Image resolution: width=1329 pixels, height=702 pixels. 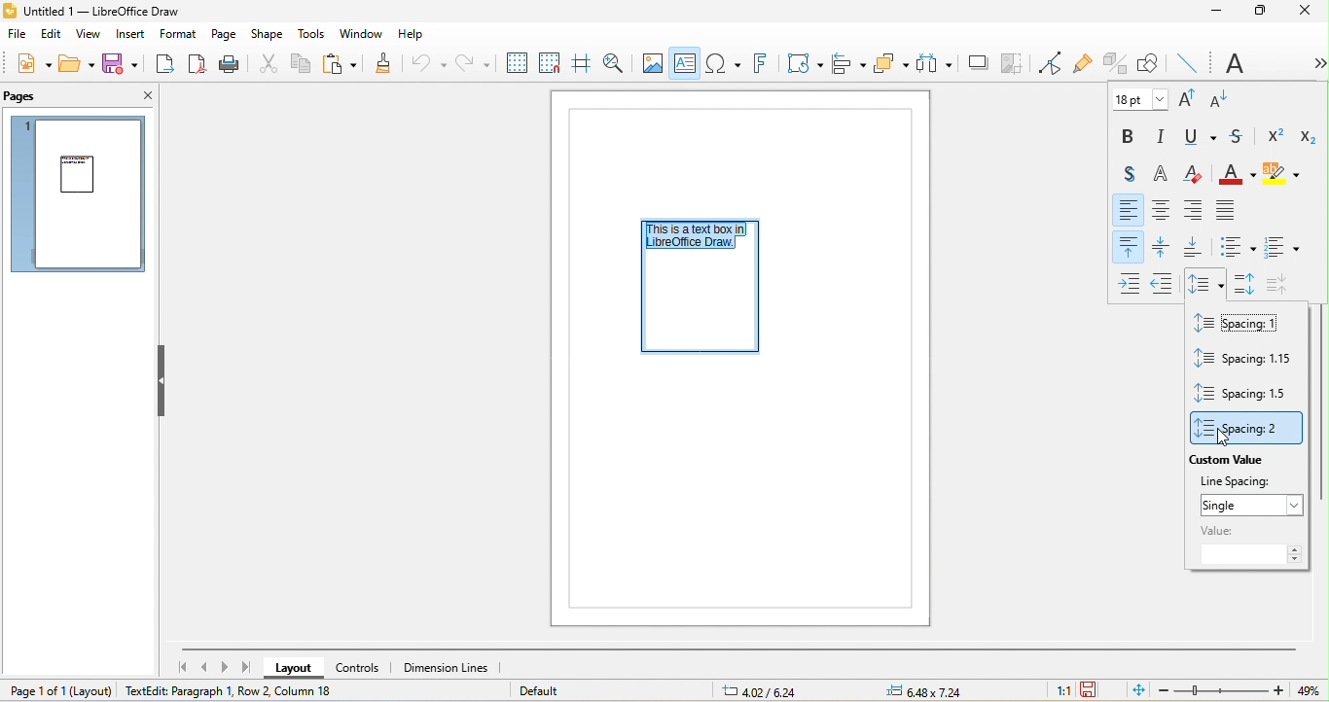 What do you see at coordinates (847, 65) in the screenshot?
I see `align object` at bounding box center [847, 65].